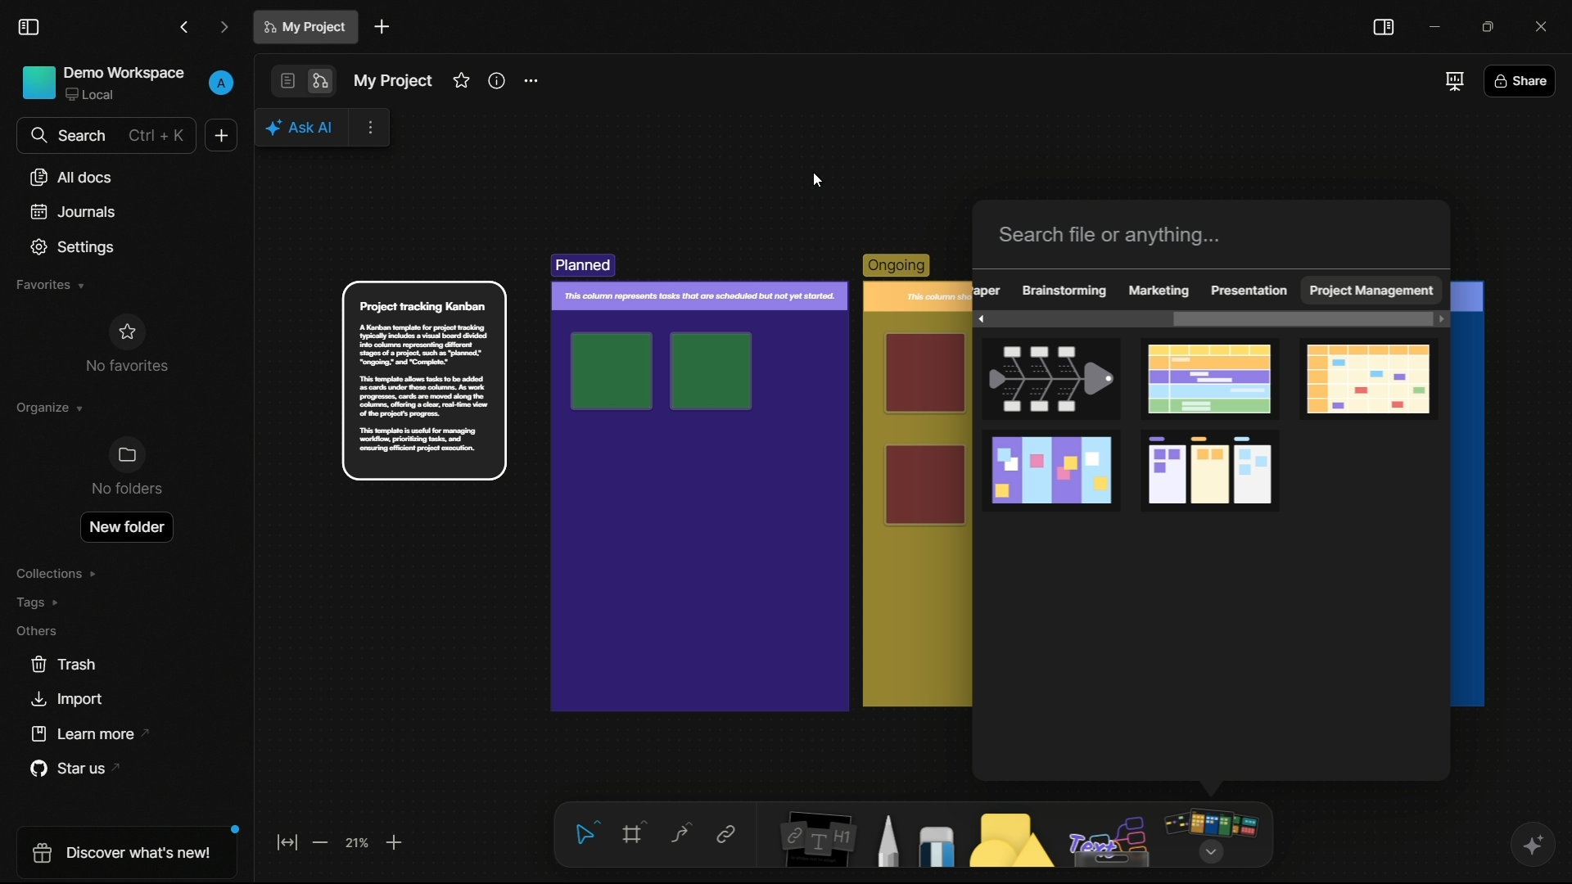 The width and height of the screenshot is (1572, 884). What do you see at coordinates (287, 841) in the screenshot?
I see `fit to screen` at bounding box center [287, 841].